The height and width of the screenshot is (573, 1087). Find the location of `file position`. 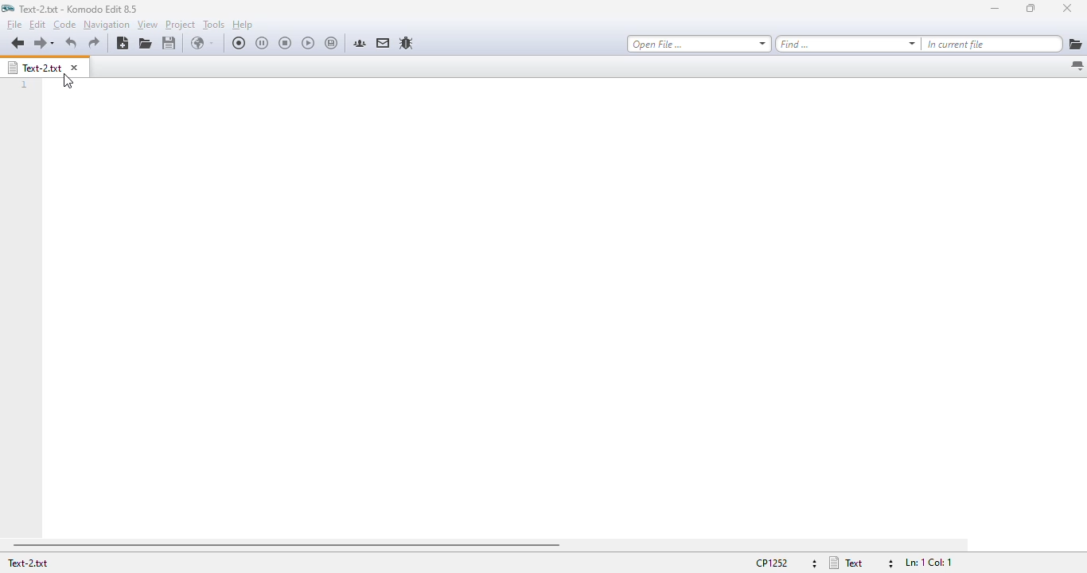

file position is located at coordinates (927, 563).